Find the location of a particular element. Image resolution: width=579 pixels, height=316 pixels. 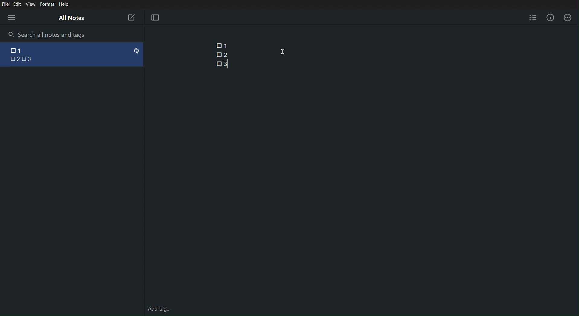

Search all notes and tags is located at coordinates (54, 34).